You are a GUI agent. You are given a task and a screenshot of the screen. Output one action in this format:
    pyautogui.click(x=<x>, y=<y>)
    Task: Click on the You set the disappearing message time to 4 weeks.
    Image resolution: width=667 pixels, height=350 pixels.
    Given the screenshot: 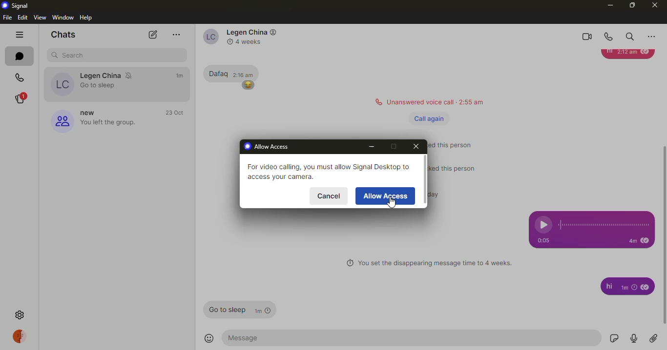 What is the action you would take?
    pyautogui.click(x=436, y=263)
    